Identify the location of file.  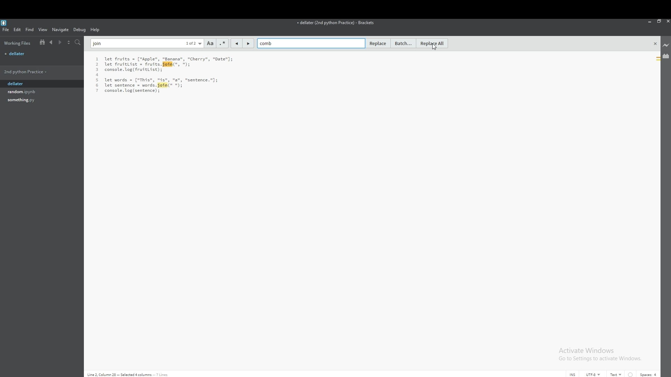
(33, 91).